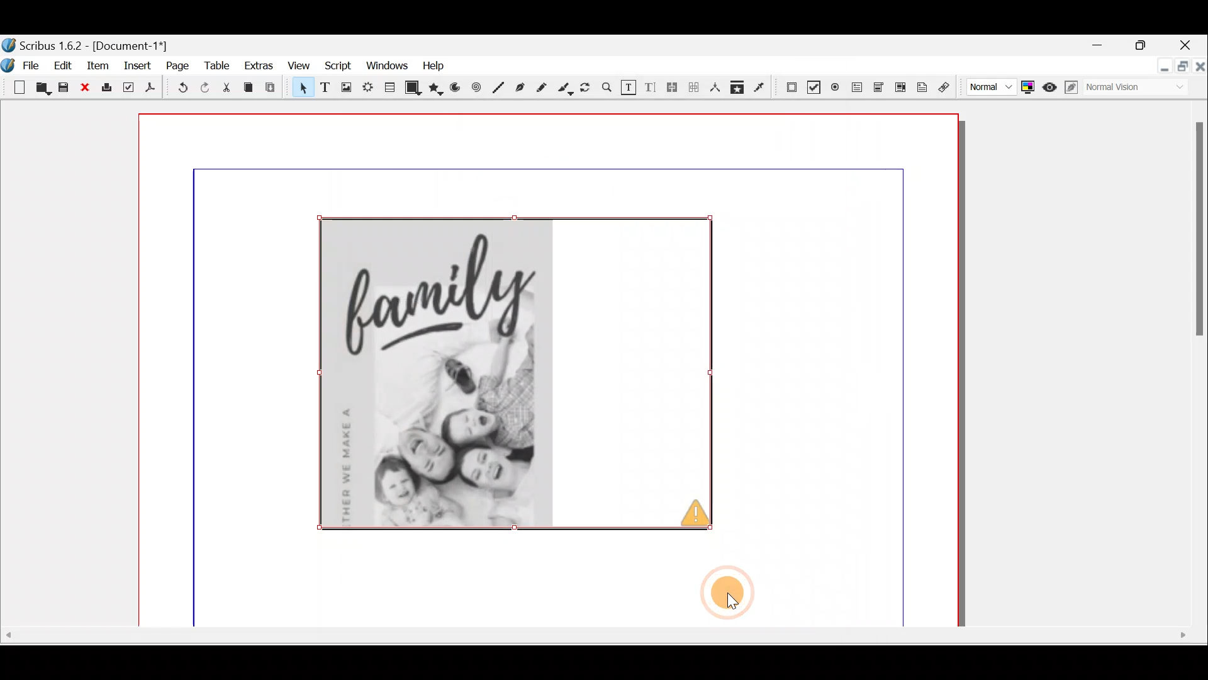  What do you see at coordinates (540, 88) in the screenshot?
I see `Freehand line` at bounding box center [540, 88].